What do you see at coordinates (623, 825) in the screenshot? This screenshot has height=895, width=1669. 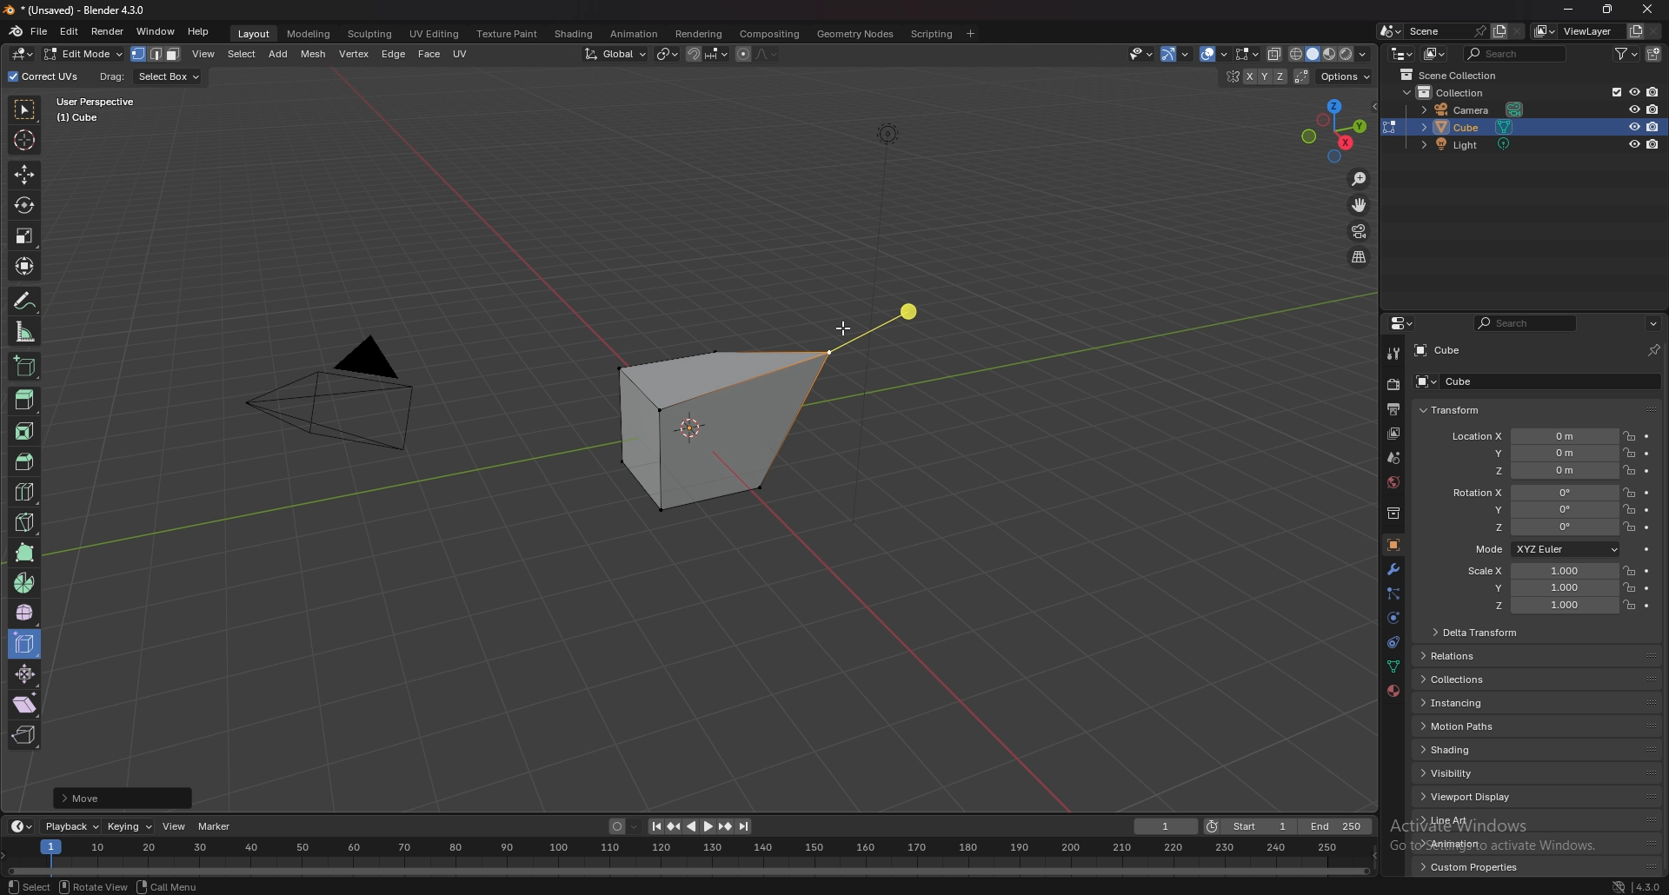 I see `auto keying` at bounding box center [623, 825].